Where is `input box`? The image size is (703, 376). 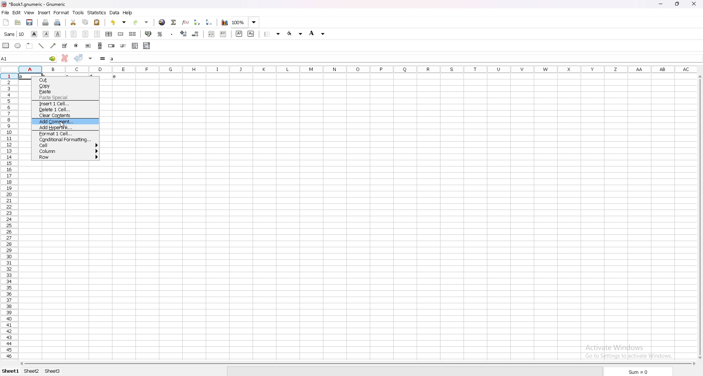
input box is located at coordinates (405, 59).